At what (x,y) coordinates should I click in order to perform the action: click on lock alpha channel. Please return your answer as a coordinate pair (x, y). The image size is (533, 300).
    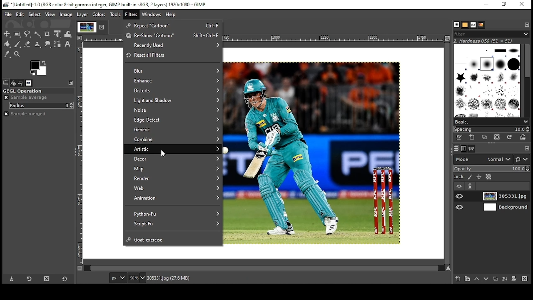
    Looking at the image, I should click on (488, 177).